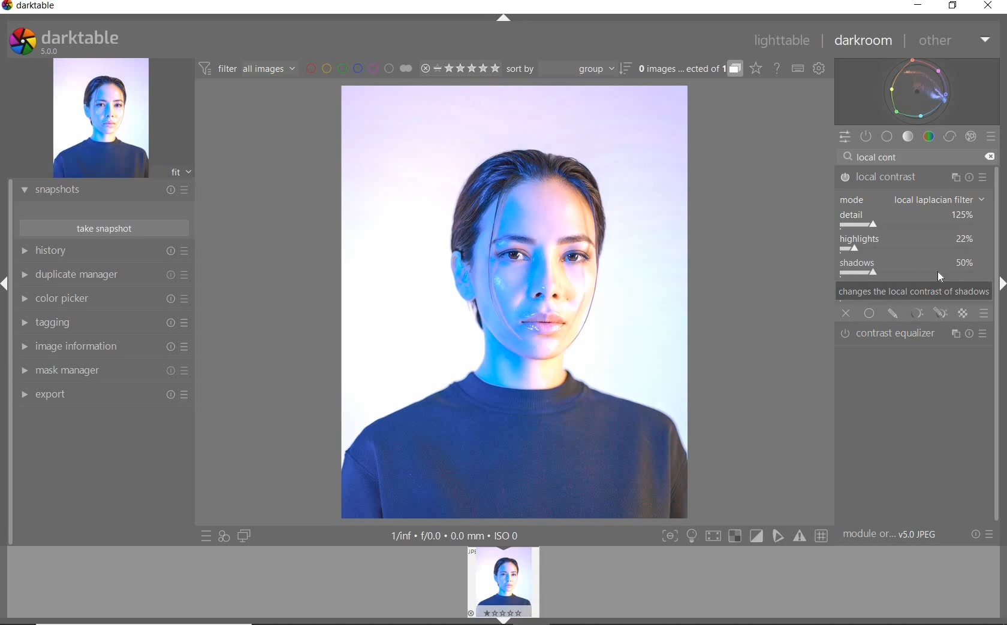 The width and height of the screenshot is (1007, 625). What do you see at coordinates (692, 537) in the screenshot?
I see `Button` at bounding box center [692, 537].